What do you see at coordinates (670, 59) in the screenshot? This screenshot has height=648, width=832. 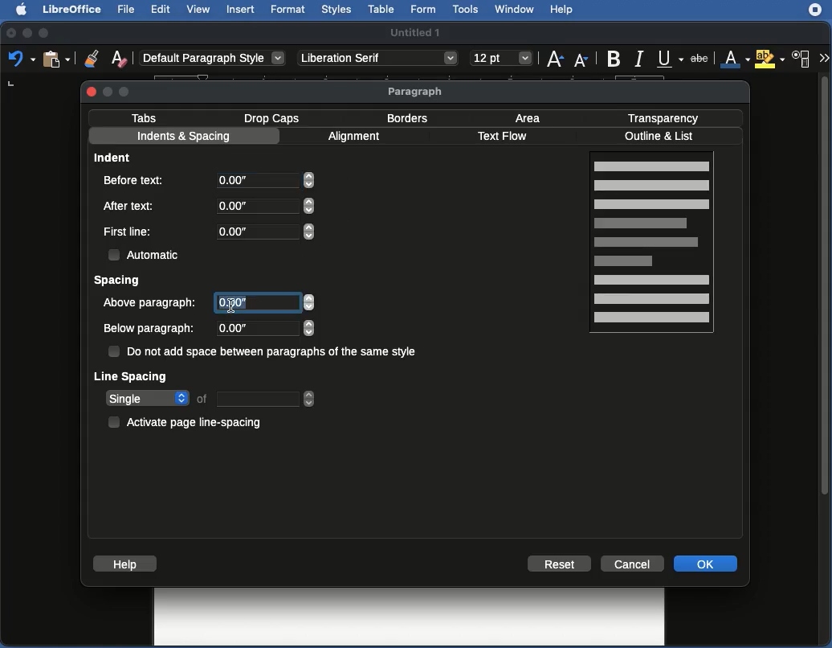 I see `Underline` at bounding box center [670, 59].